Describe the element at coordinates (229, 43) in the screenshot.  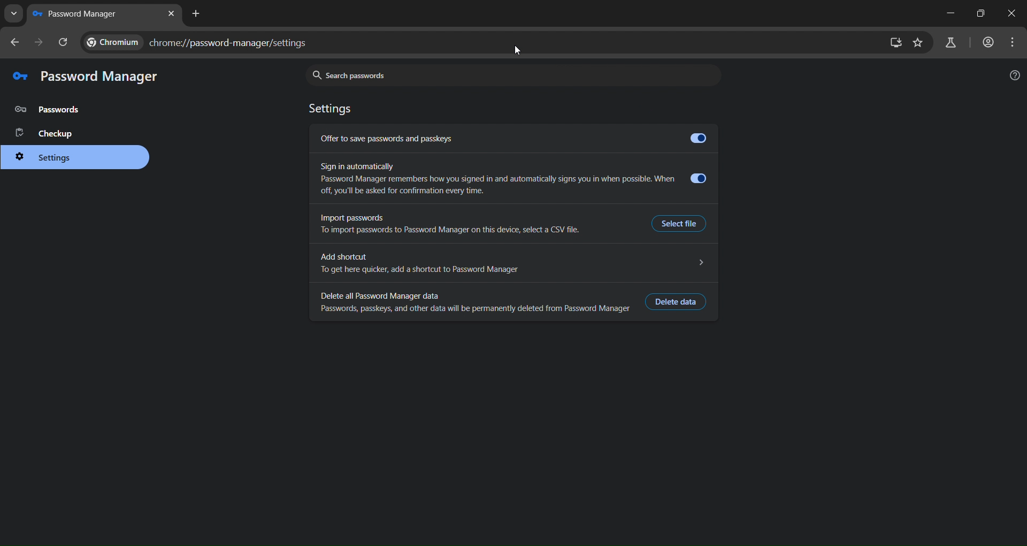
I see `chrome://password-manager/settings` at that location.